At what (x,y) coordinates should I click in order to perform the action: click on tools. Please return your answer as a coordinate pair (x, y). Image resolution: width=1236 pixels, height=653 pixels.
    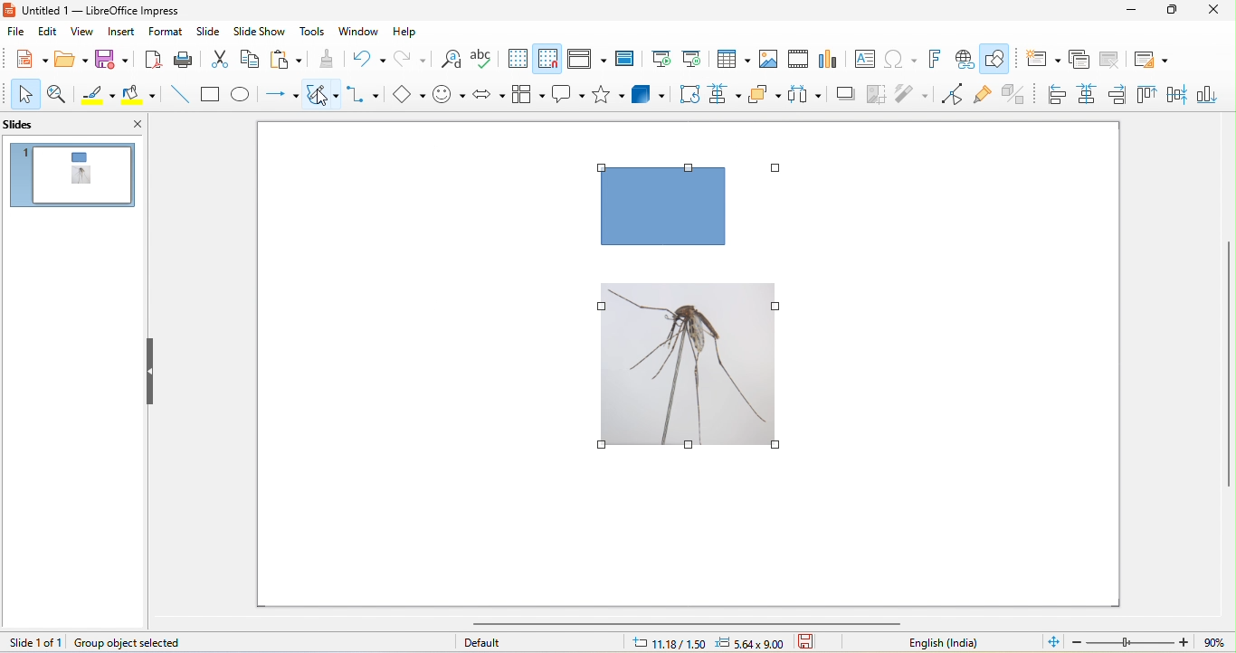
    Looking at the image, I should click on (314, 33).